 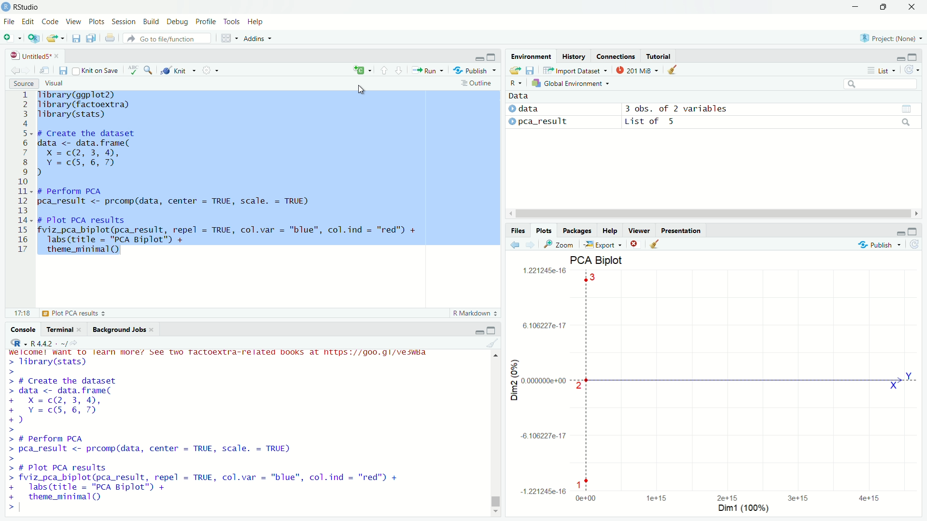 What do you see at coordinates (713, 214) in the screenshot?
I see `horizontal scrollbar` at bounding box center [713, 214].